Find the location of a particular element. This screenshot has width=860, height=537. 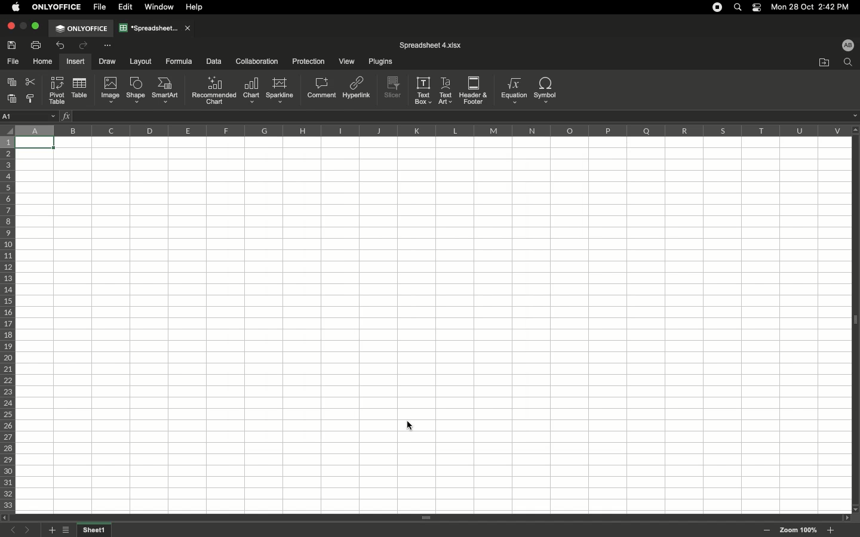

Save is located at coordinates (14, 45).